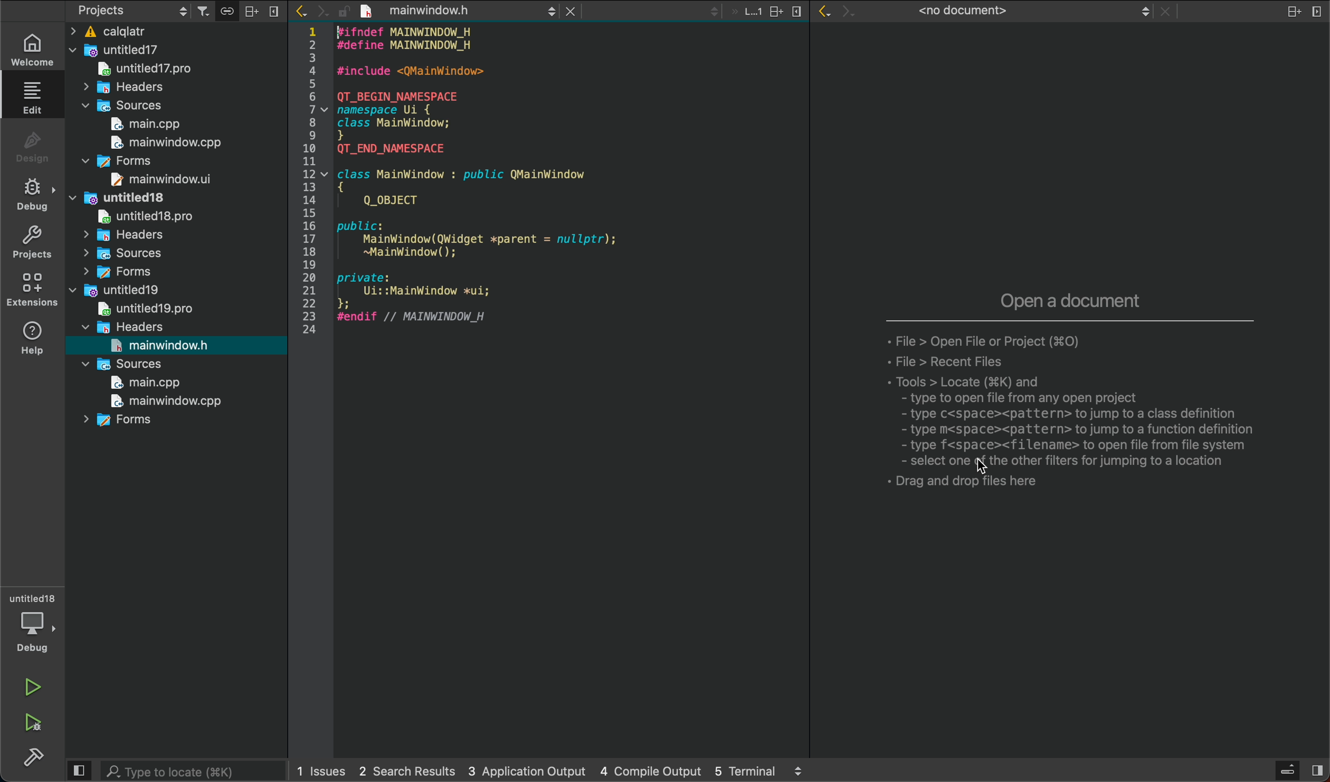 The height and width of the screenshot is (782, 1330). What do you see at coordinates (765, 769) in the screenshot?
I see `5 terminal` at bounding box center [765, 769].